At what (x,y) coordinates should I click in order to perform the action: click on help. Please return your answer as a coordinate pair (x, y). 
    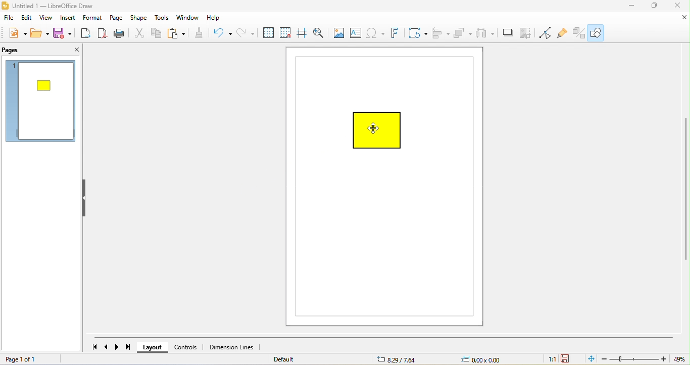
    Looking at the image, I should click on (218, 18).